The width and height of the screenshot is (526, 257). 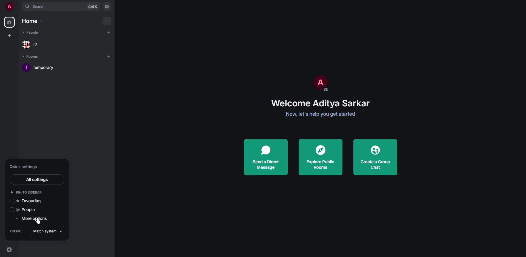 I want to click on people, so click(x=33, y=33).